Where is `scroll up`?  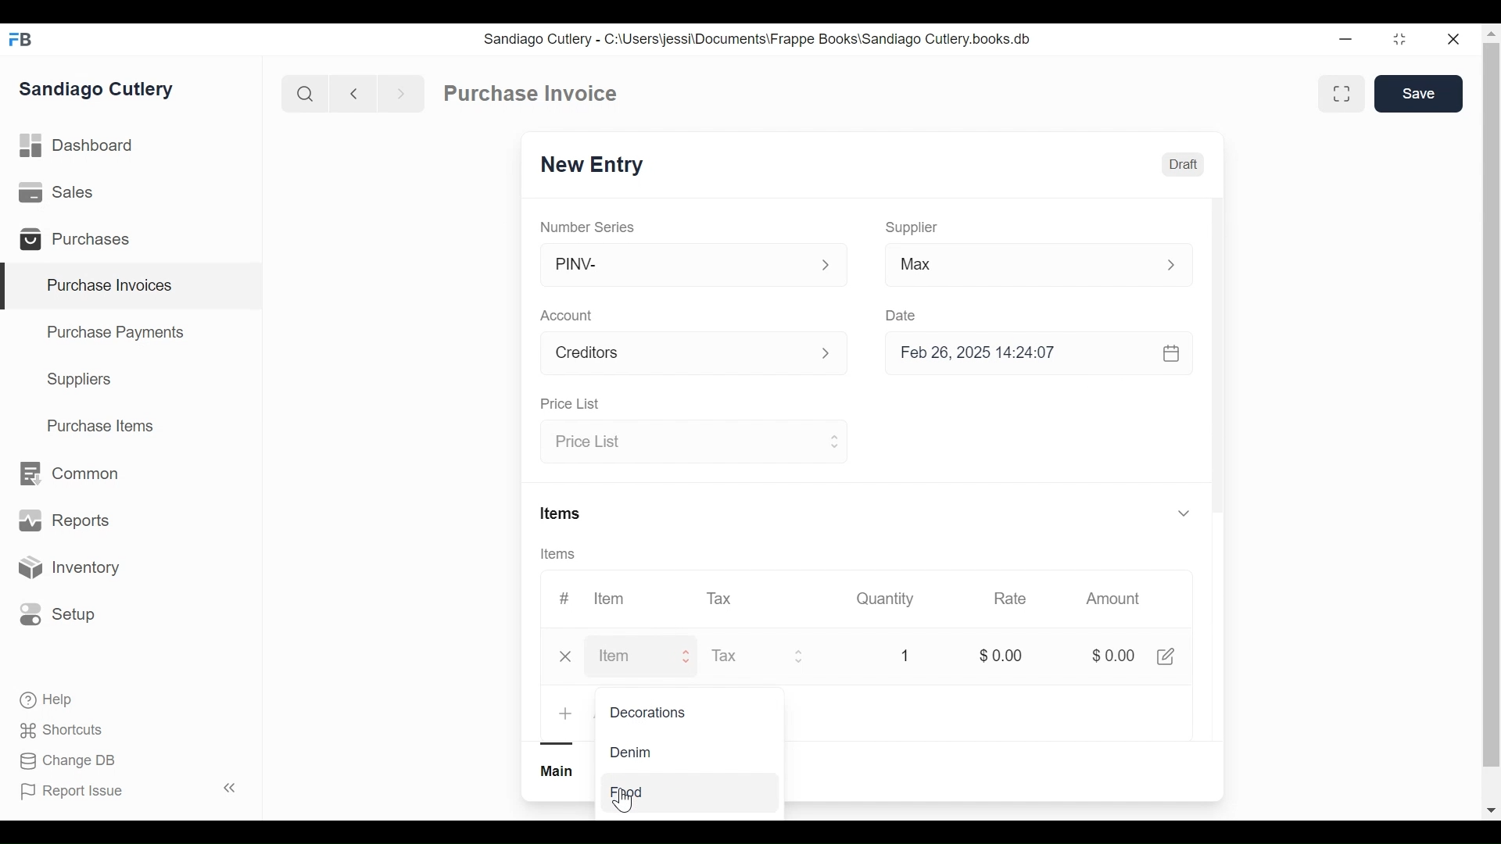
scroll up is located at coordinates (1490, 35).